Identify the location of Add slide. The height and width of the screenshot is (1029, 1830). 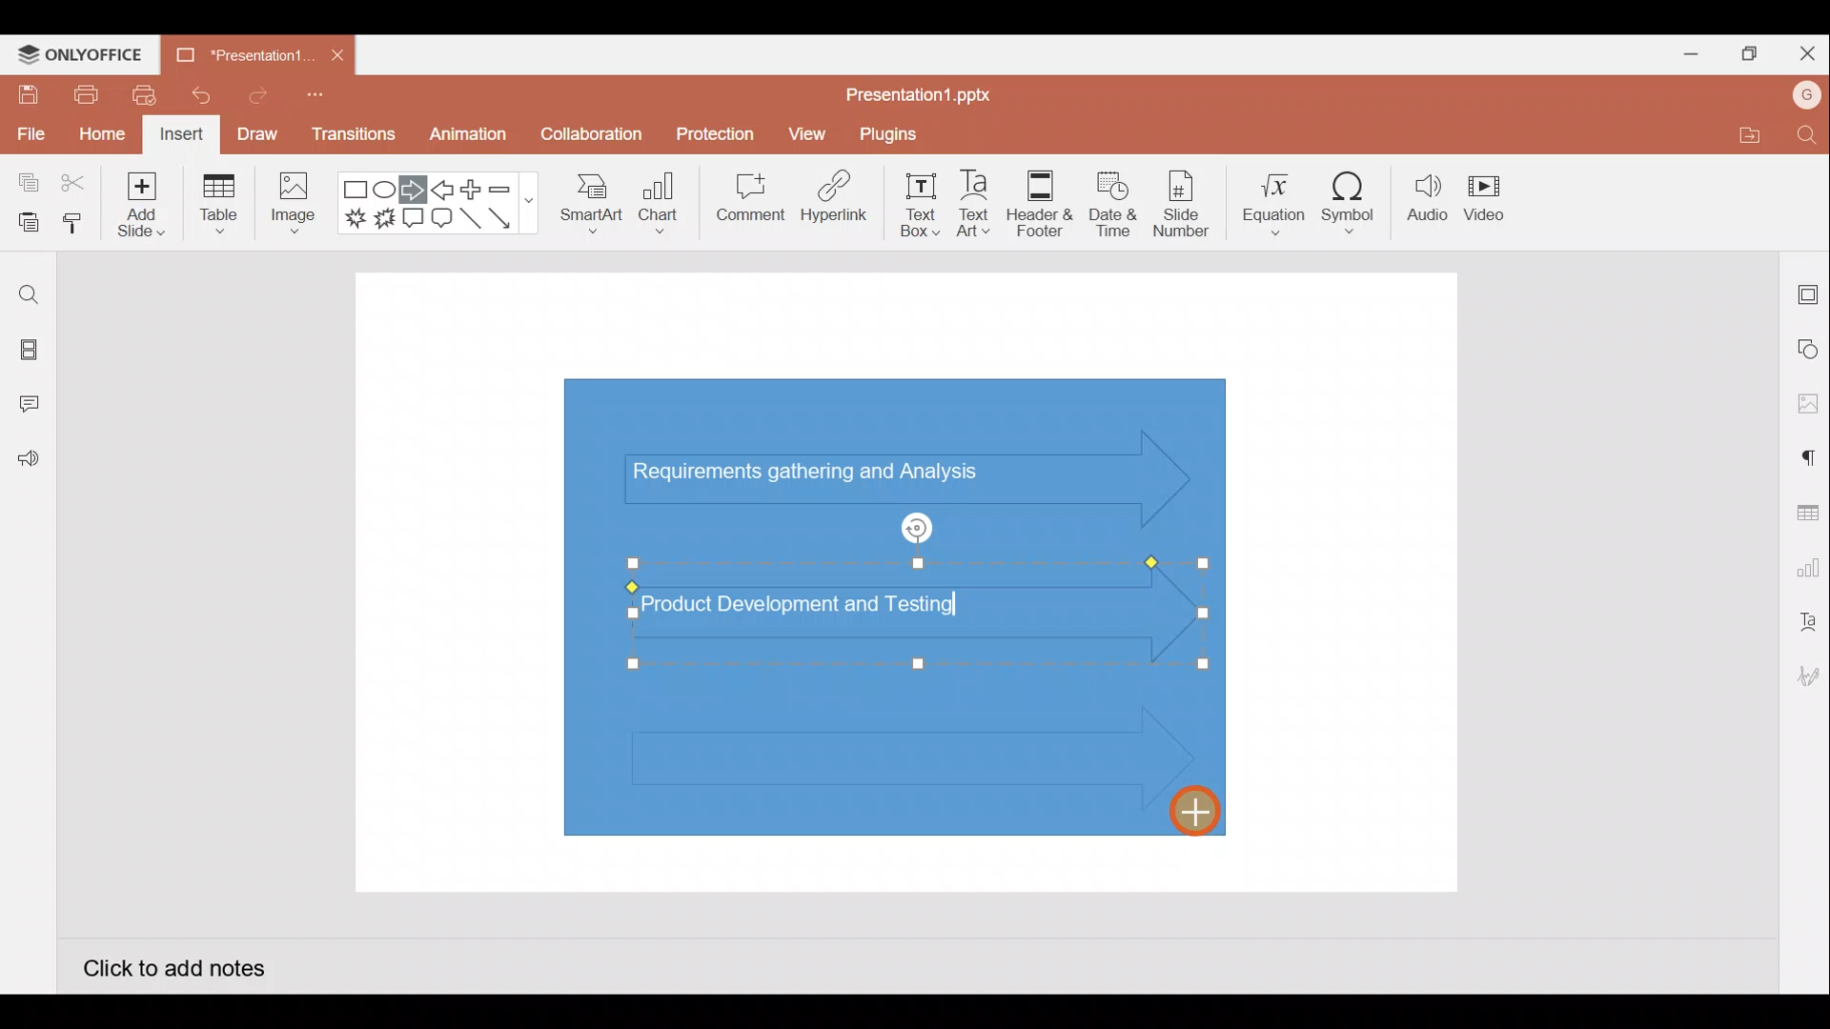
(138, 200).